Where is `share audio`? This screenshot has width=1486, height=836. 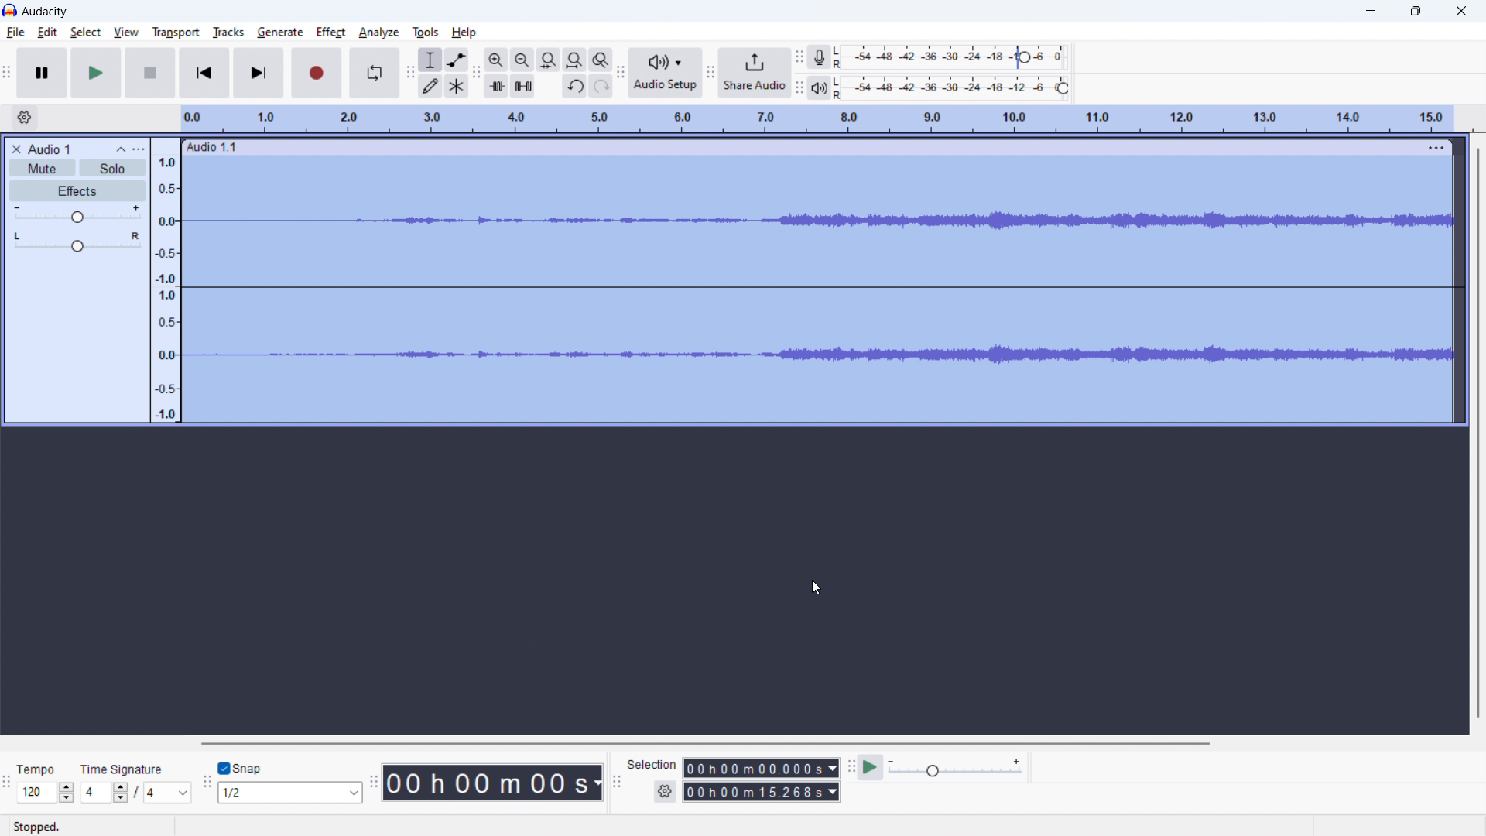
share audio is located at coordinates (755, 73).